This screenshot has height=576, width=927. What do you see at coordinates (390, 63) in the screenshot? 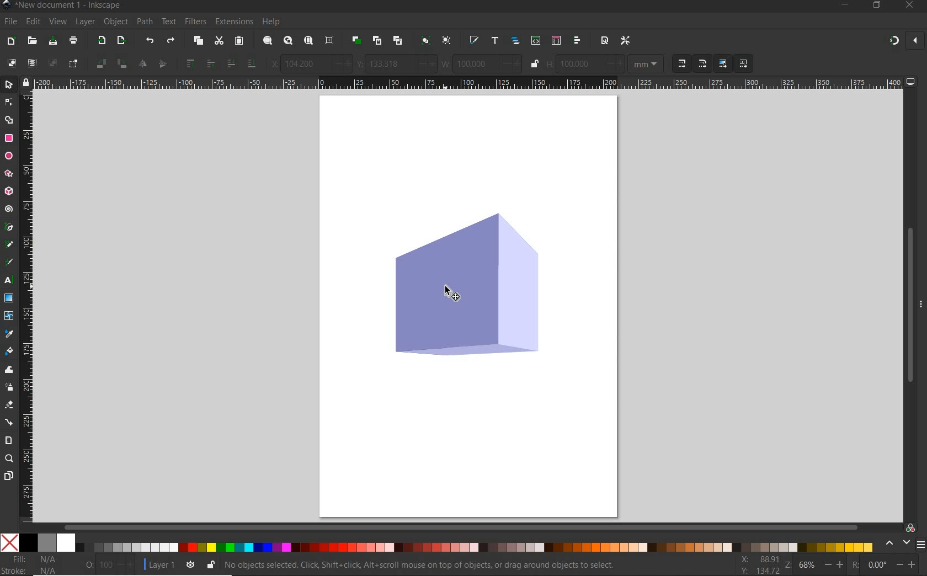
I see `133` at bounding box center [390, 63].